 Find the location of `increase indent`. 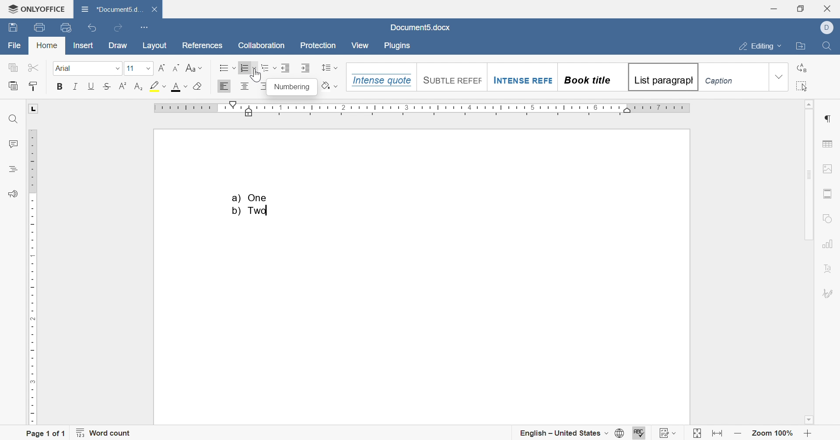

increase indent is located at coordinates (306, 67).